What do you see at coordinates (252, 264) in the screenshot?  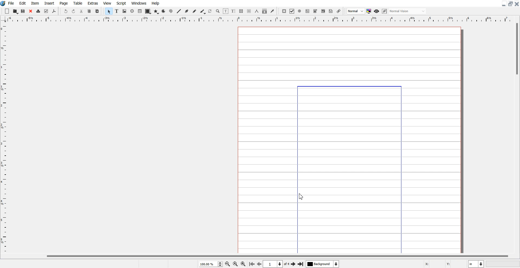 I see `Go to the first page` at bounding box center [252, 264].